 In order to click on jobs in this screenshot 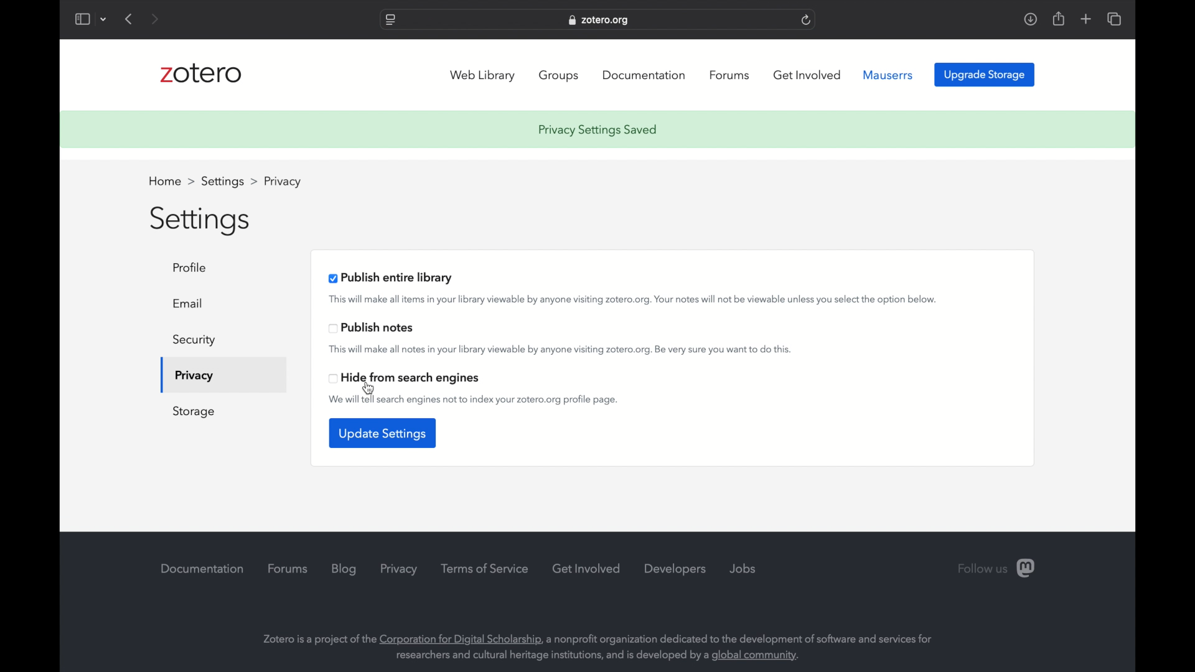, I will do `click(743, 567)`.